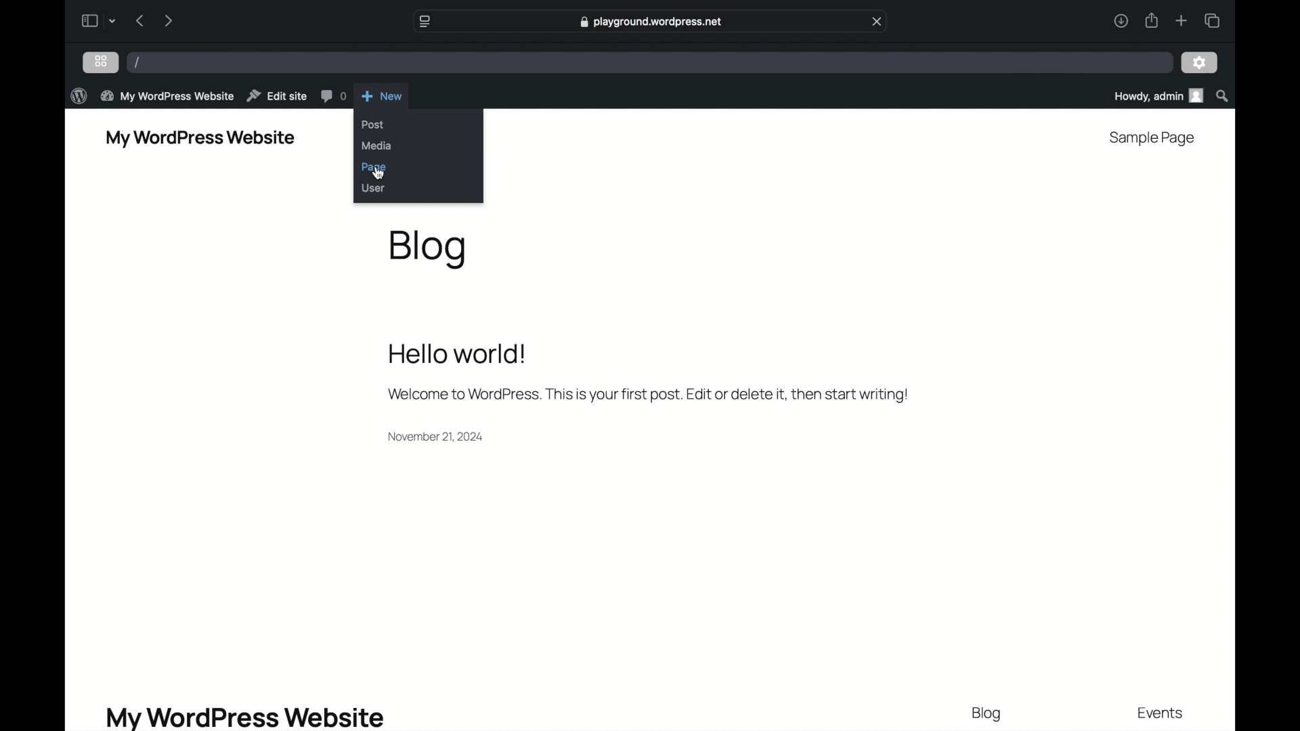  Describe the element at coordinates (647, 395) in the screenshot. I see `welcome message` at that location.